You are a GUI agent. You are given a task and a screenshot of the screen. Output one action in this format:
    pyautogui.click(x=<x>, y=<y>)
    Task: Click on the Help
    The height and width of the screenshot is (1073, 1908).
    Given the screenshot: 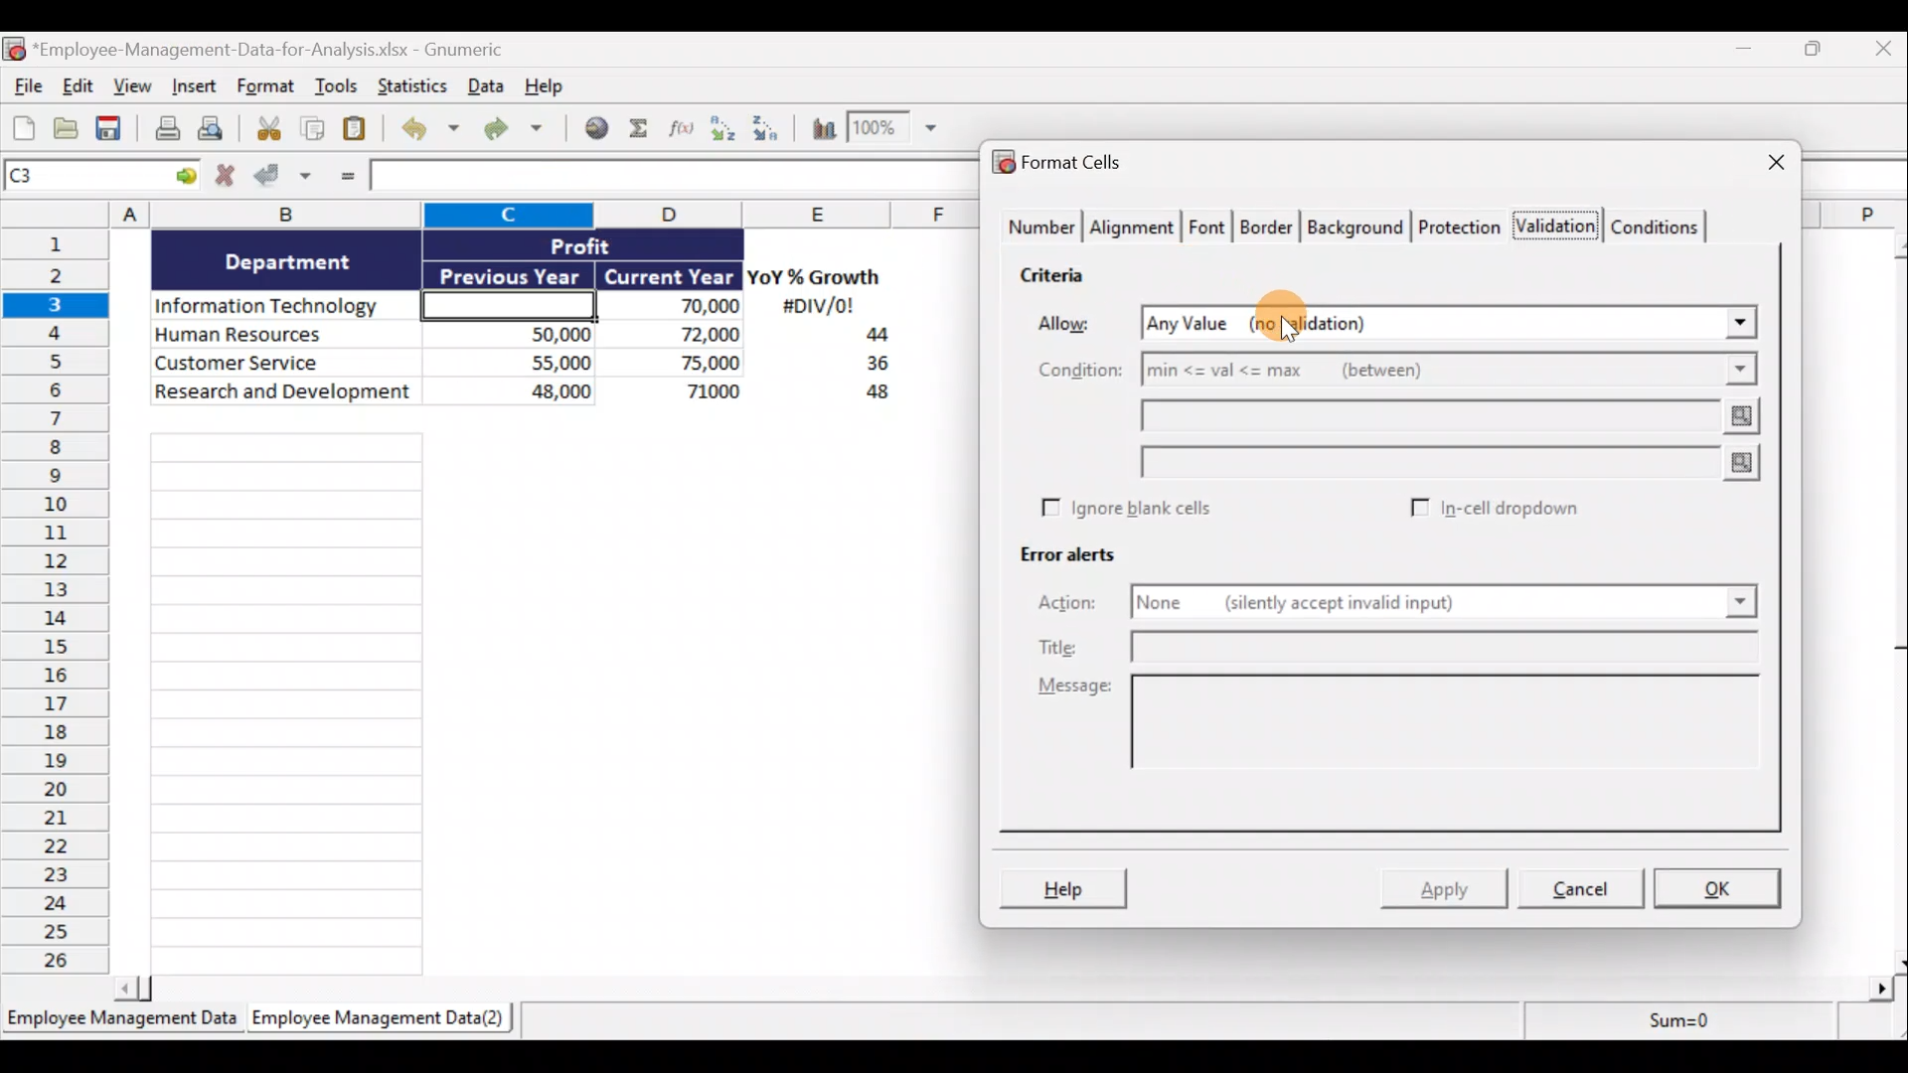 What is the action you would take?
    pyautogui.click(x=551, y=84)
    